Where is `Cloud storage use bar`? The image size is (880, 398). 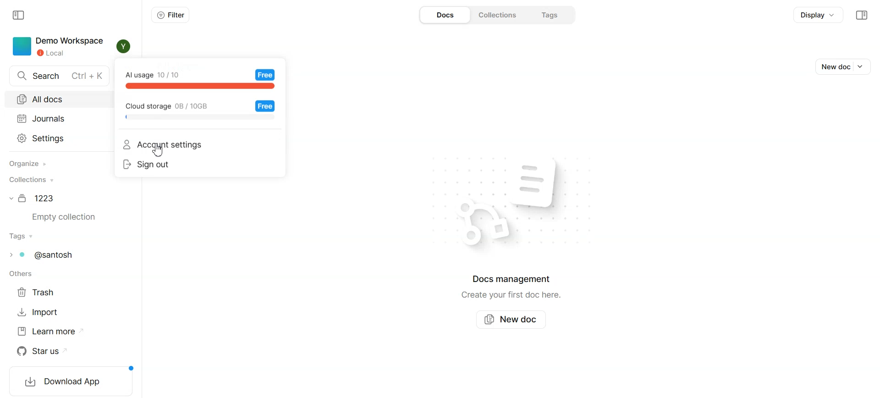
Cloud storage use bar is located at coordinates (178, 104).